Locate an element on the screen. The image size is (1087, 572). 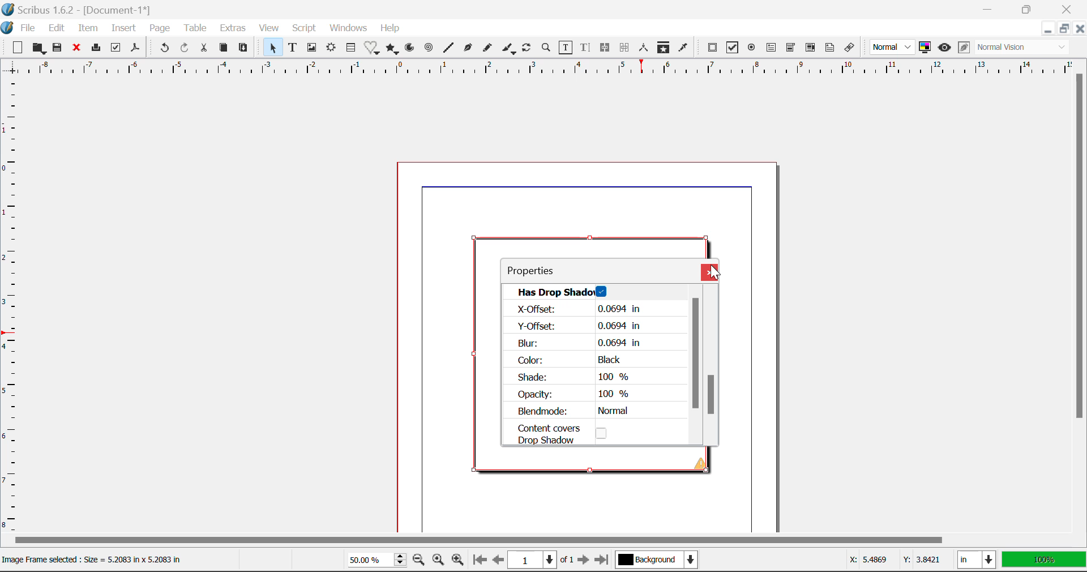
Cursor on Close is located at coordinates (713, 271).